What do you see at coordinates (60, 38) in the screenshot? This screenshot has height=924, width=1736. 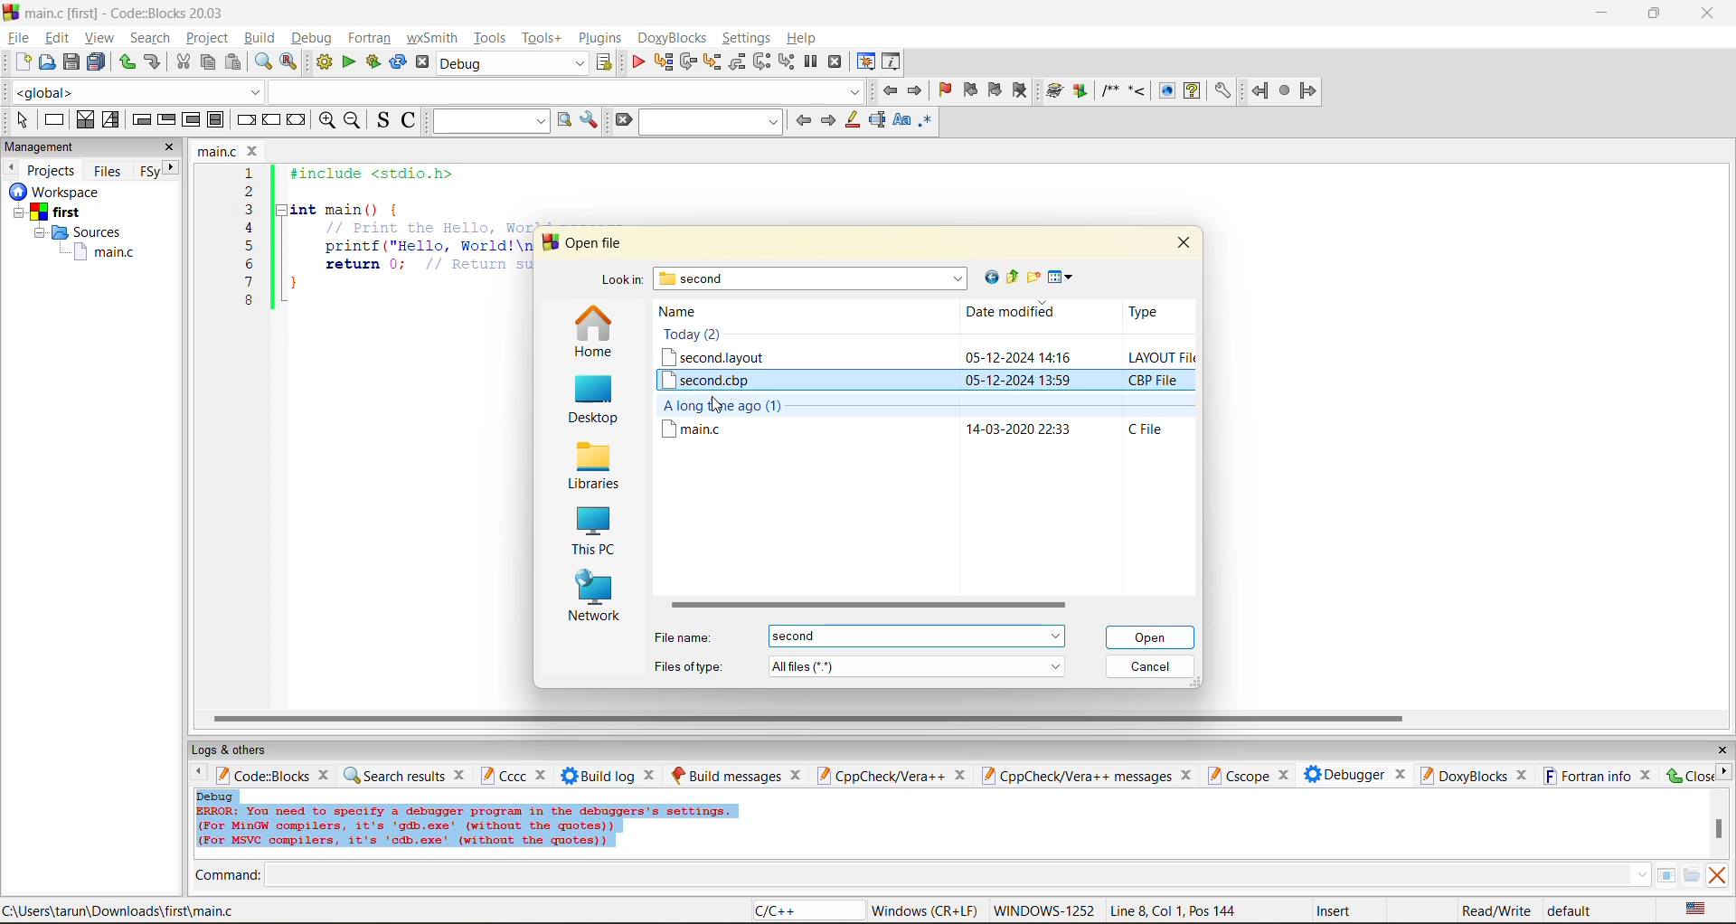 I see `edit` at bounding box center [60, 38].